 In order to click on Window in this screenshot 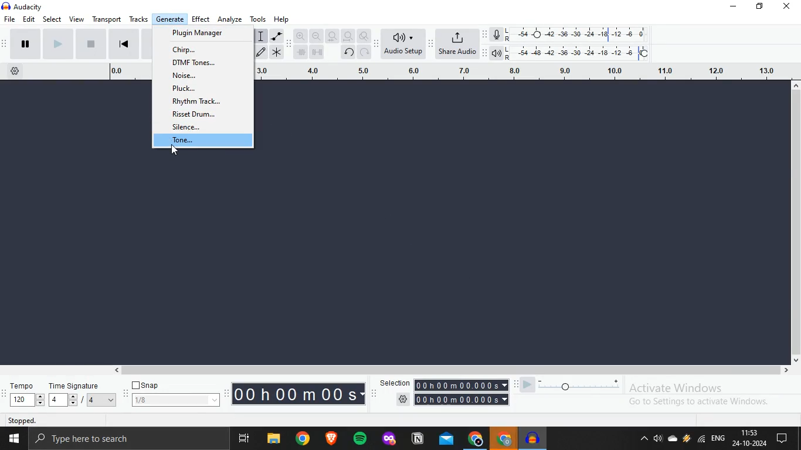, I will do `click(13, 439)`.